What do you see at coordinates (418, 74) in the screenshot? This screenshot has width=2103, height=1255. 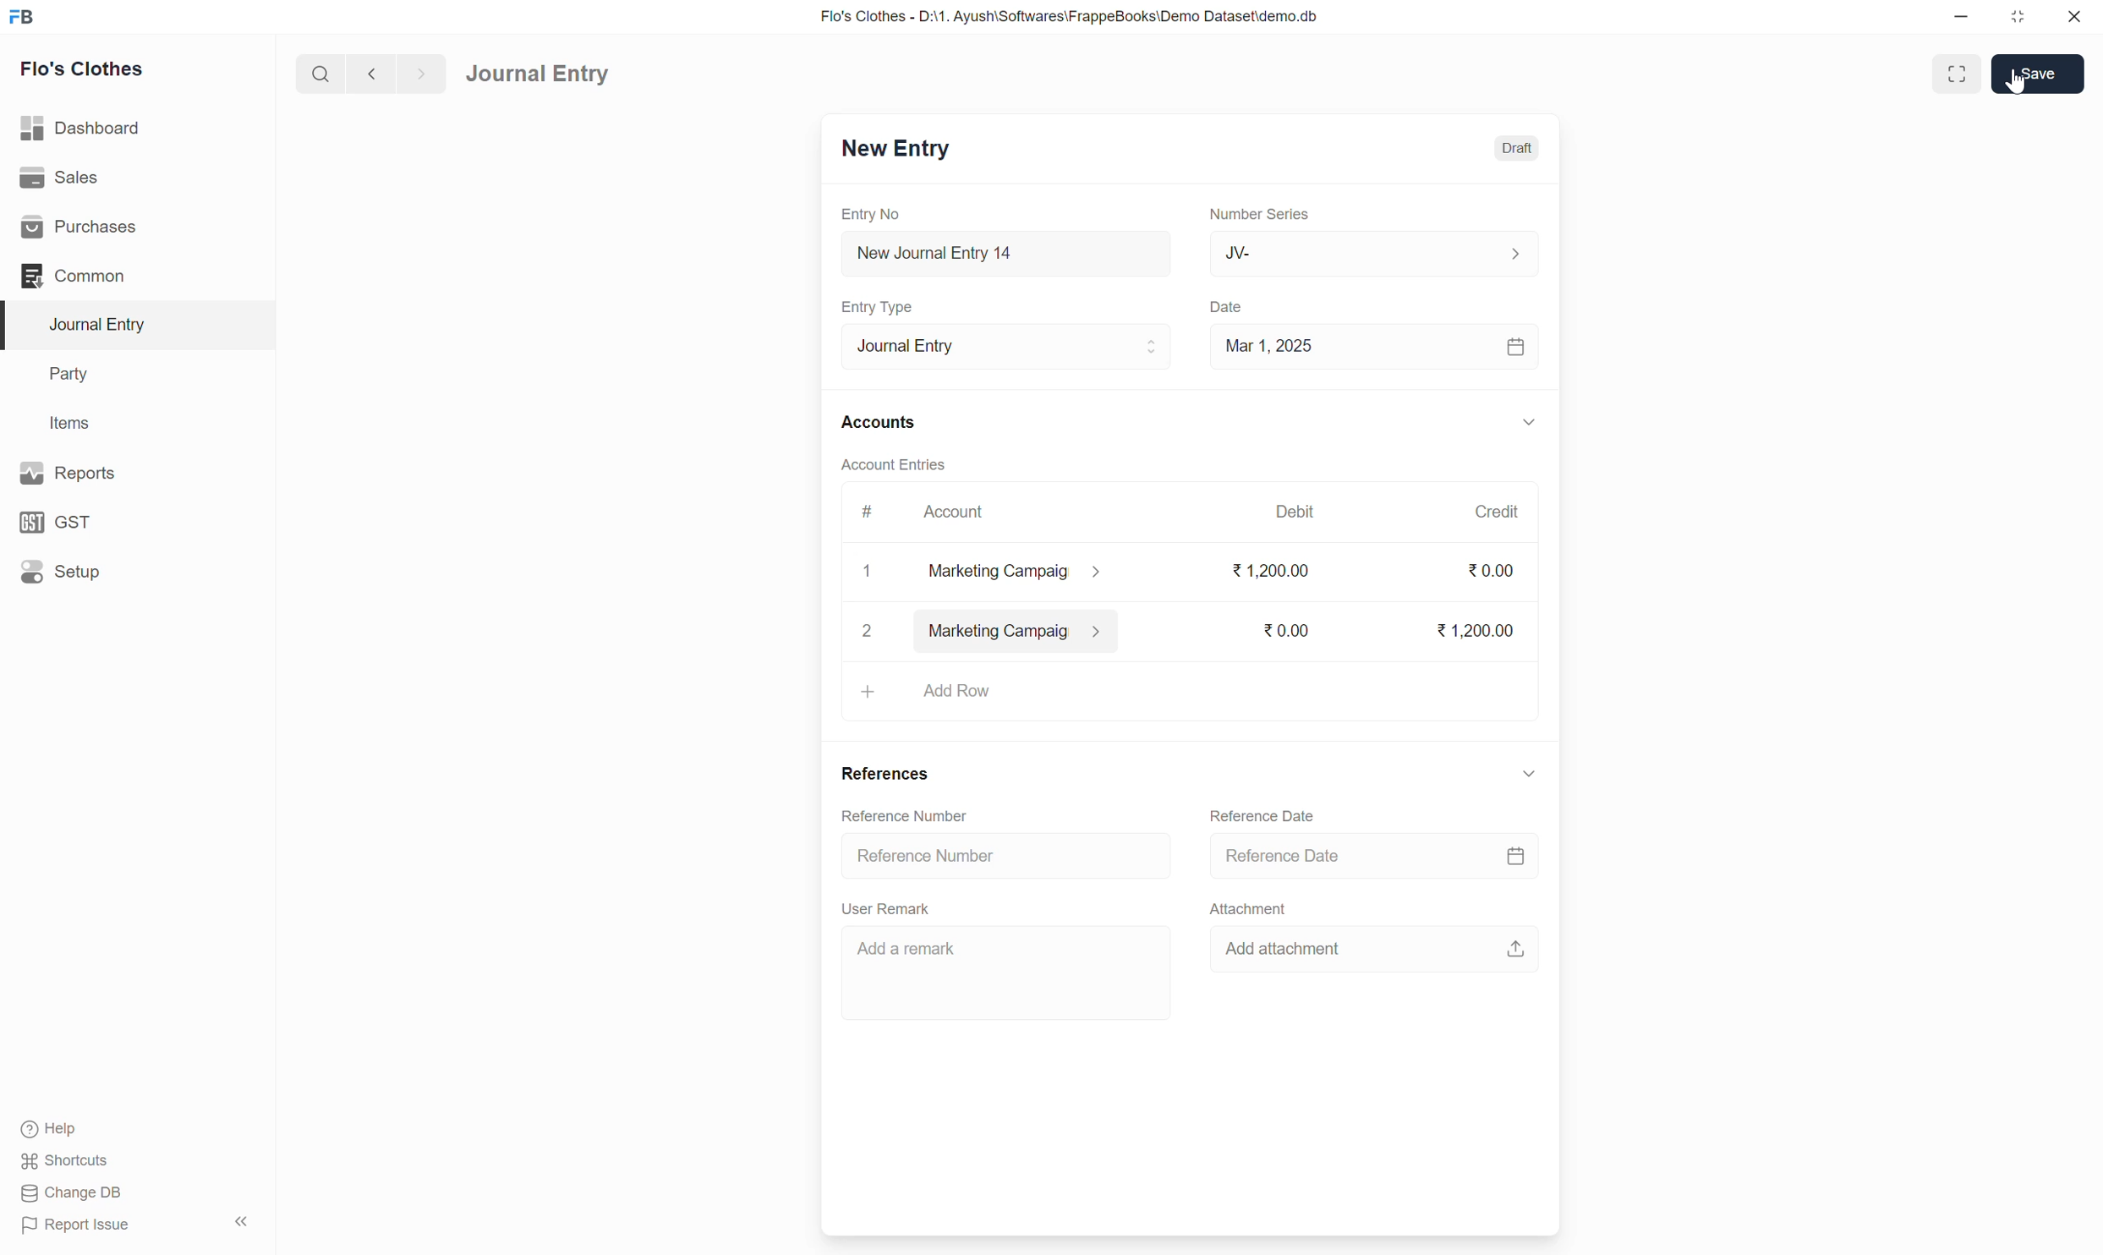 I see `forward` at bounding box center [418, 74].